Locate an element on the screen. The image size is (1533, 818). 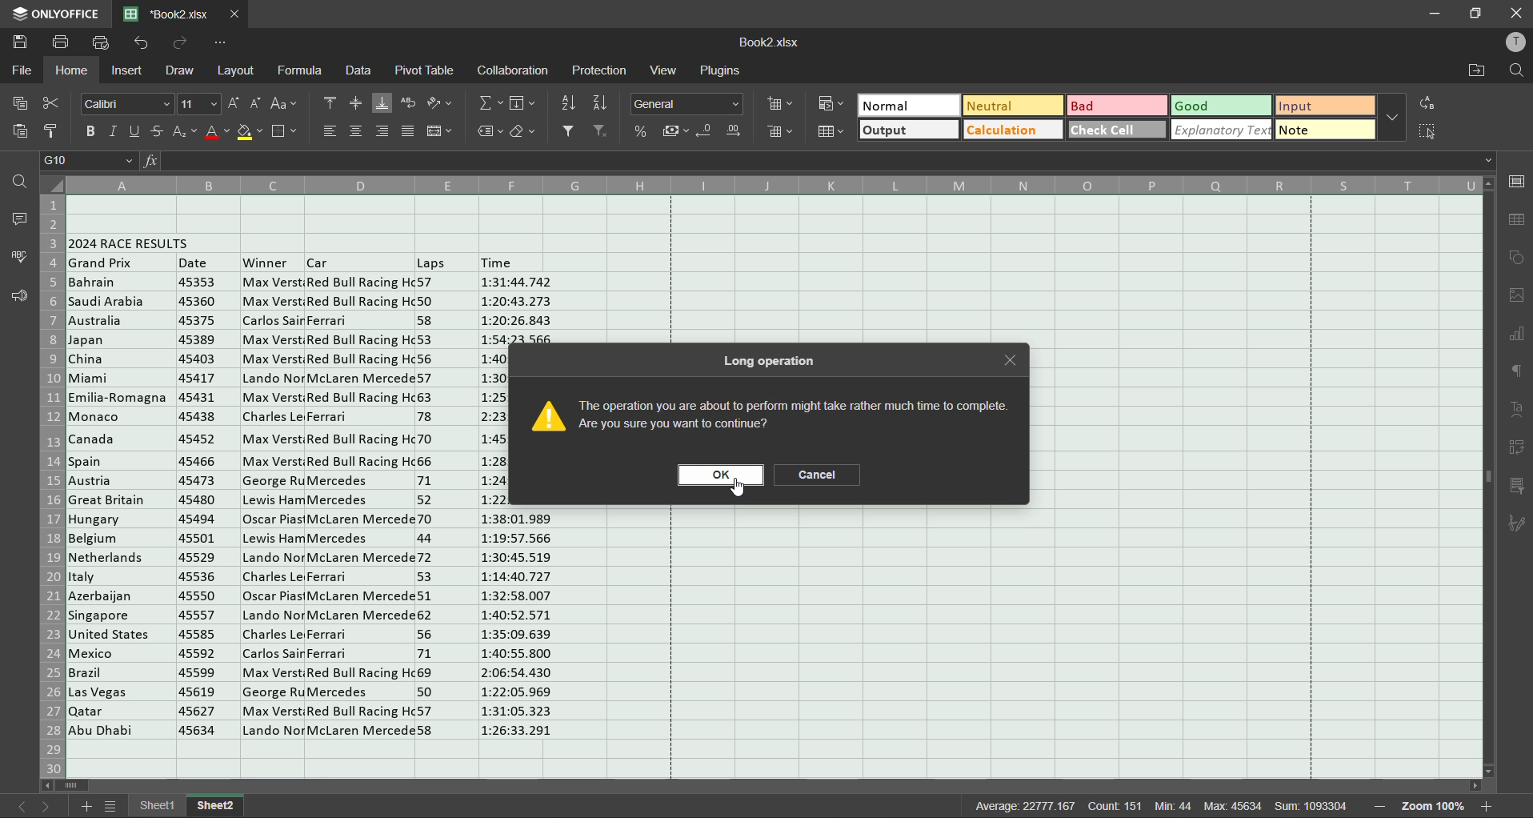
zoom factor is located at coordinates (1435, 806).